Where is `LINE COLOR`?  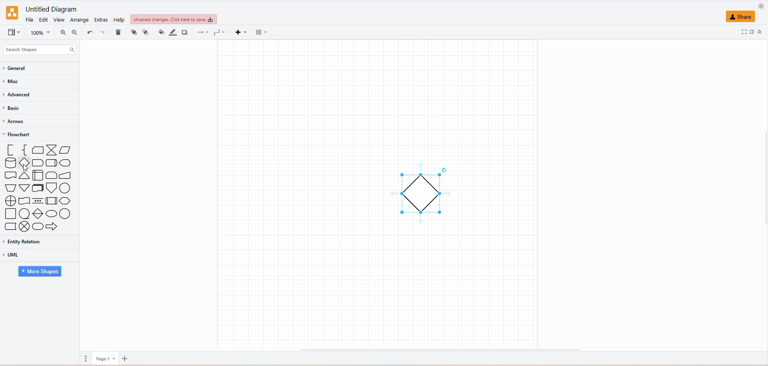
LINE COLOR is located at coordinates (173, 32).